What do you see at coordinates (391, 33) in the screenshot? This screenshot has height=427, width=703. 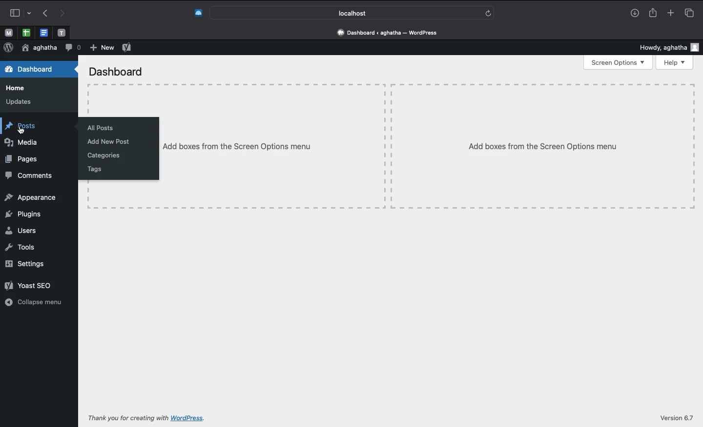 I see `Dashboard « aghatha — WordPress.` at bounding box center [391, 33].